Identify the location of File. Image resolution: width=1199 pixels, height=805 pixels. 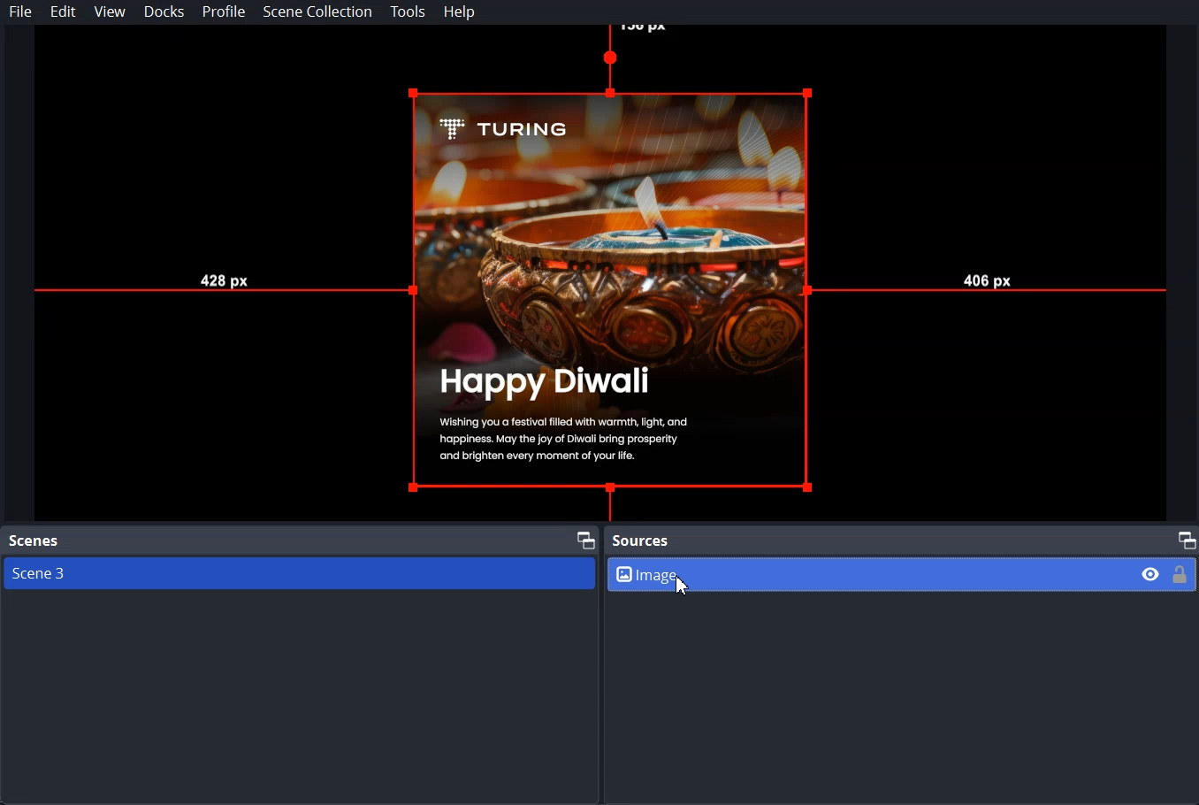
(21, 11).